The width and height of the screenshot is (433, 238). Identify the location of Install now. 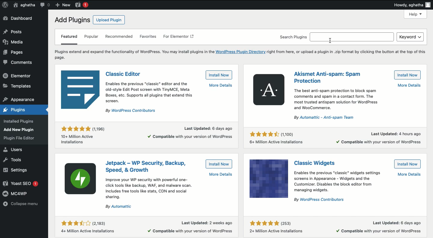
(219, 164).